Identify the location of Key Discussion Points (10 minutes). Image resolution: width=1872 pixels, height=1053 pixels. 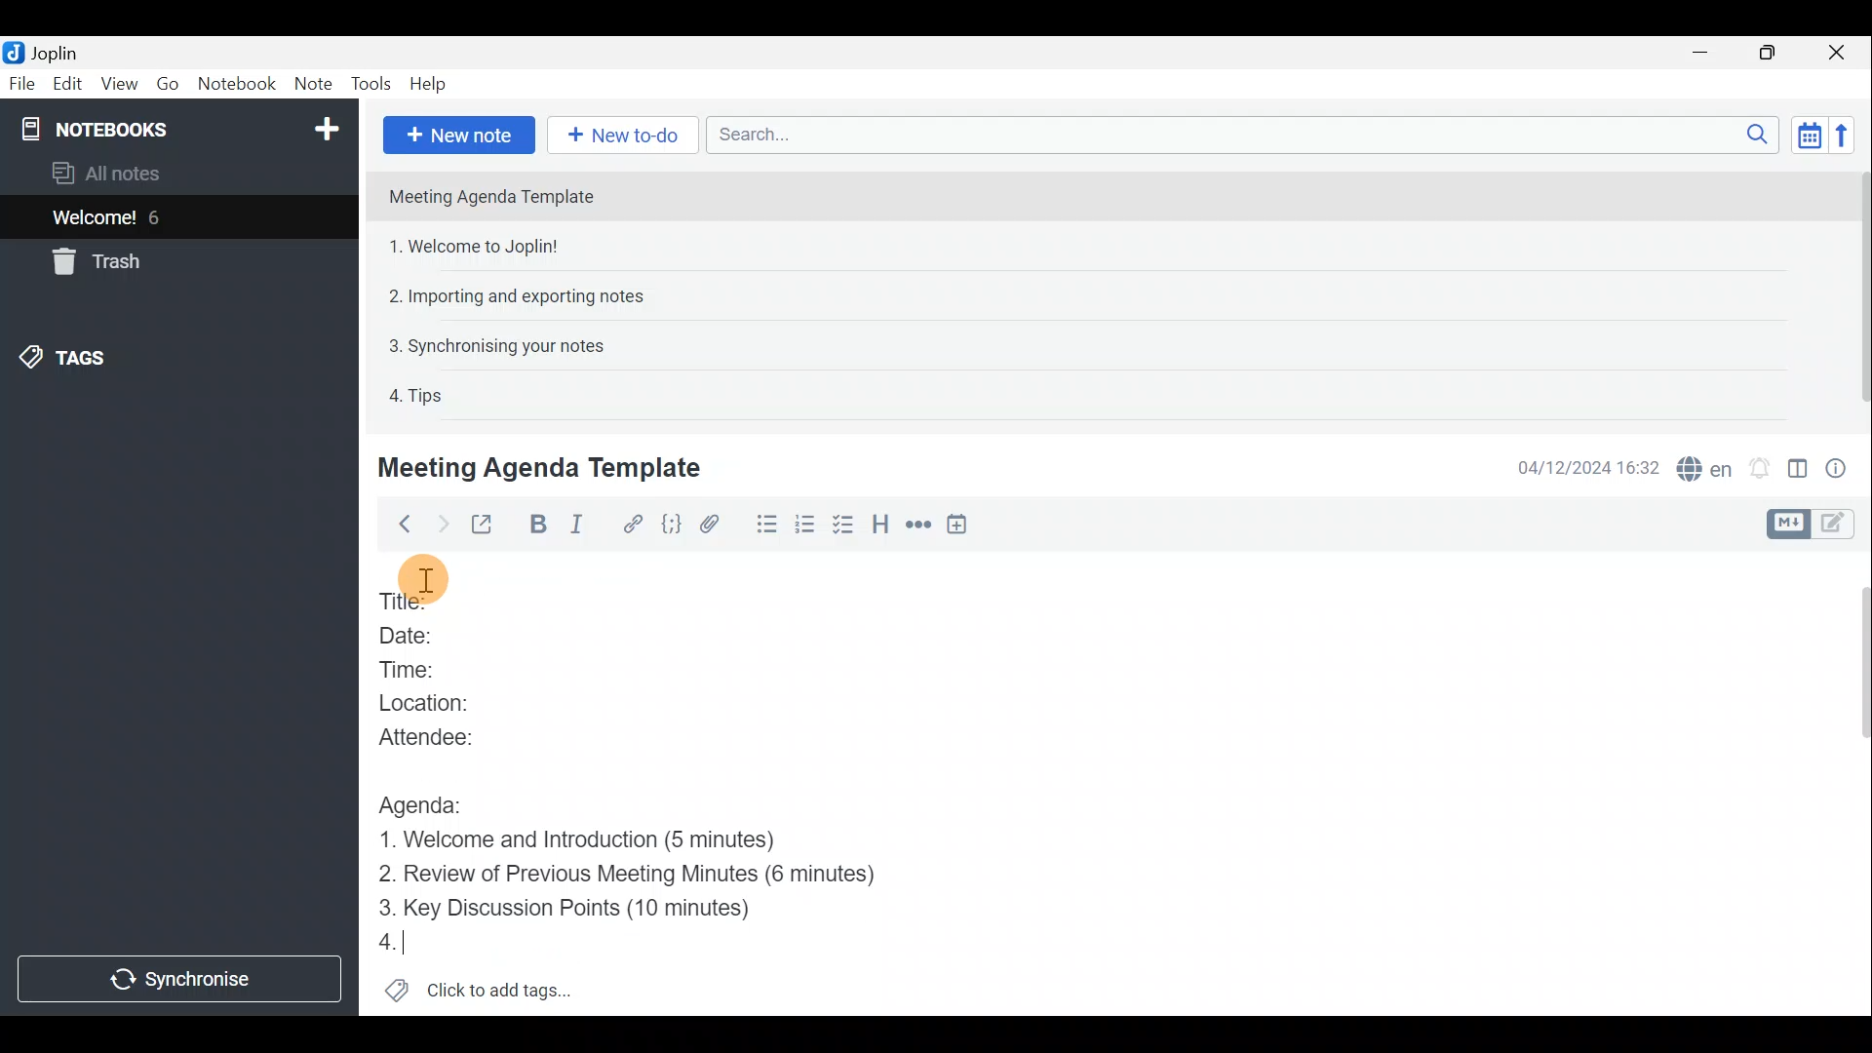
(577, 910).